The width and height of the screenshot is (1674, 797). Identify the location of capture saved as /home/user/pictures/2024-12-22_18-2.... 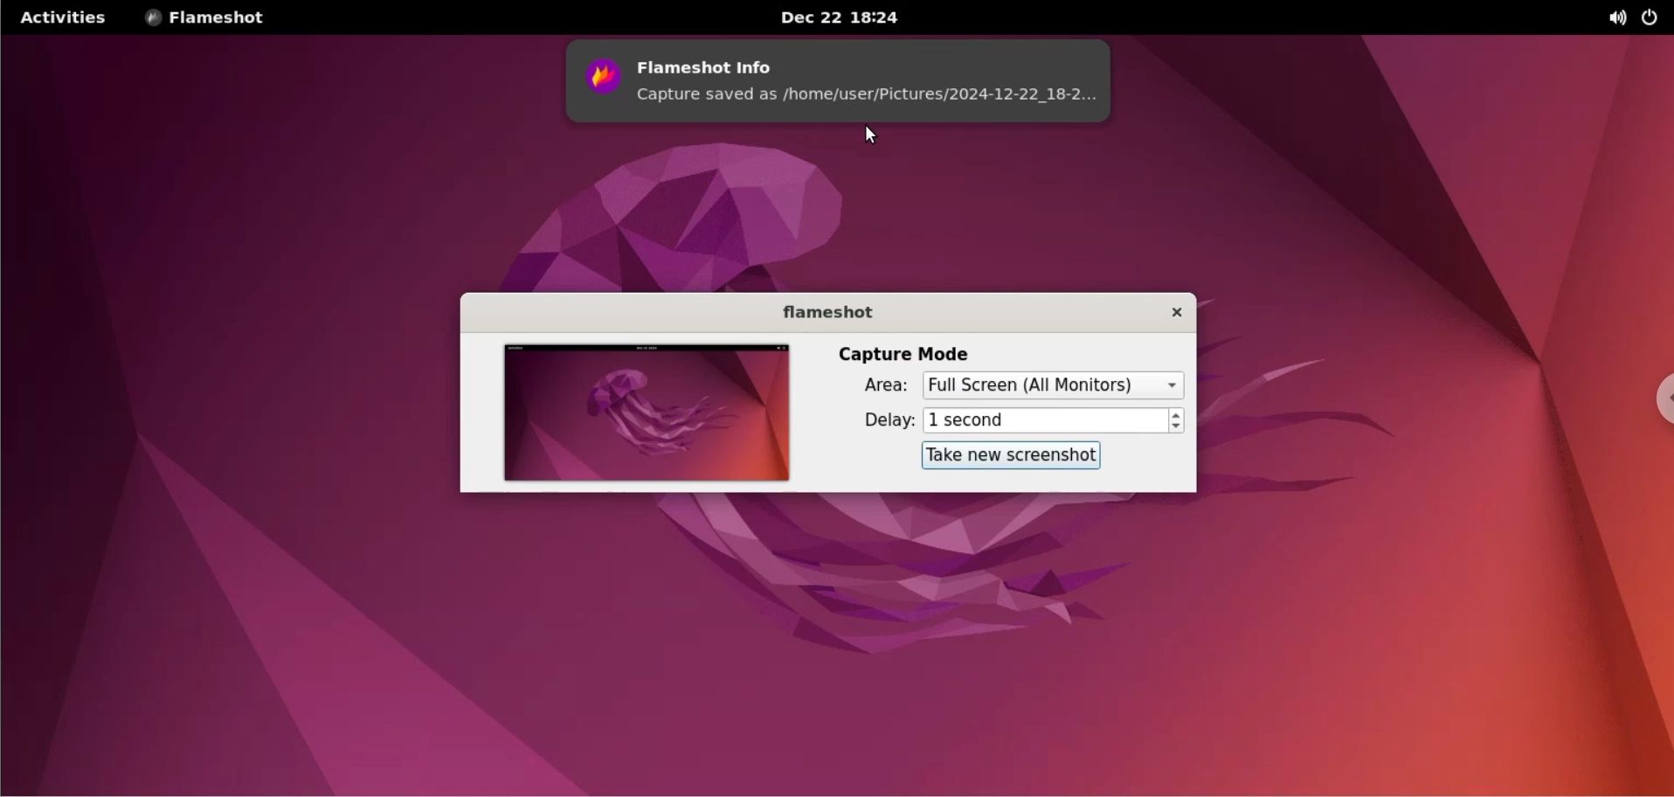
(869, 104).